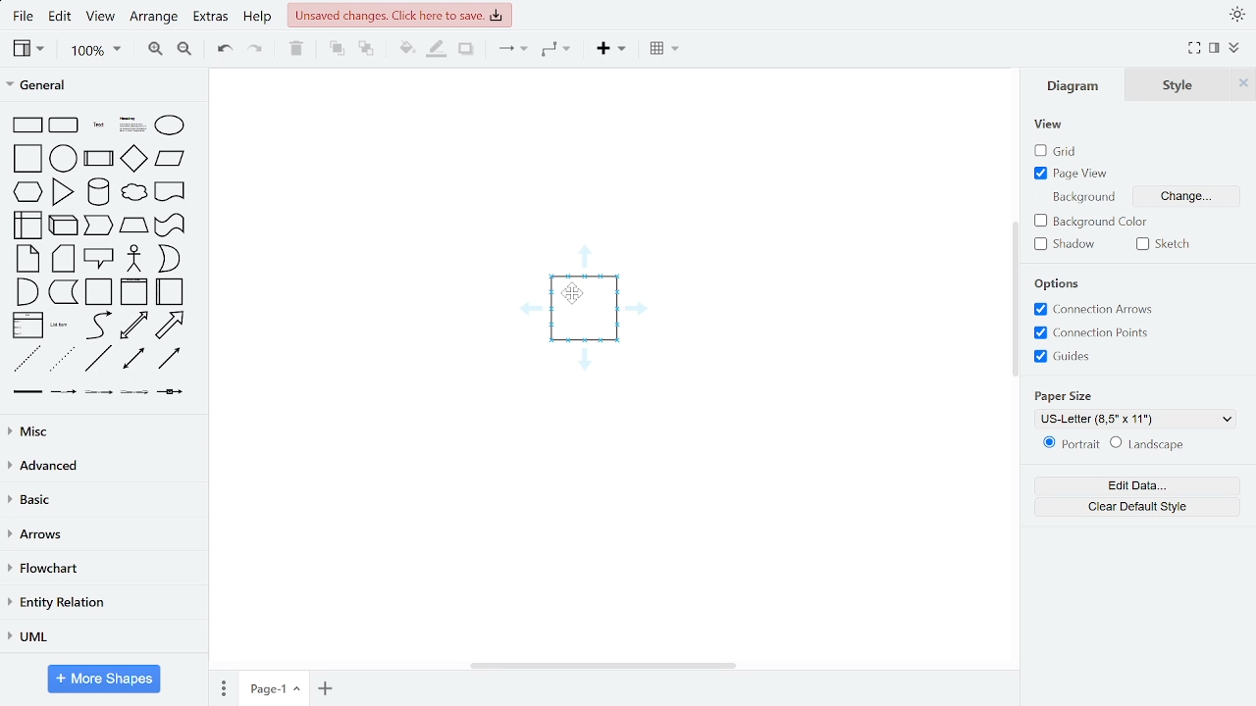 The height and width of the screenshot is (706, 1256). What do you see at coordinates (171, 392) in the screenshot?
I see `` at bounding box center [171, 392].